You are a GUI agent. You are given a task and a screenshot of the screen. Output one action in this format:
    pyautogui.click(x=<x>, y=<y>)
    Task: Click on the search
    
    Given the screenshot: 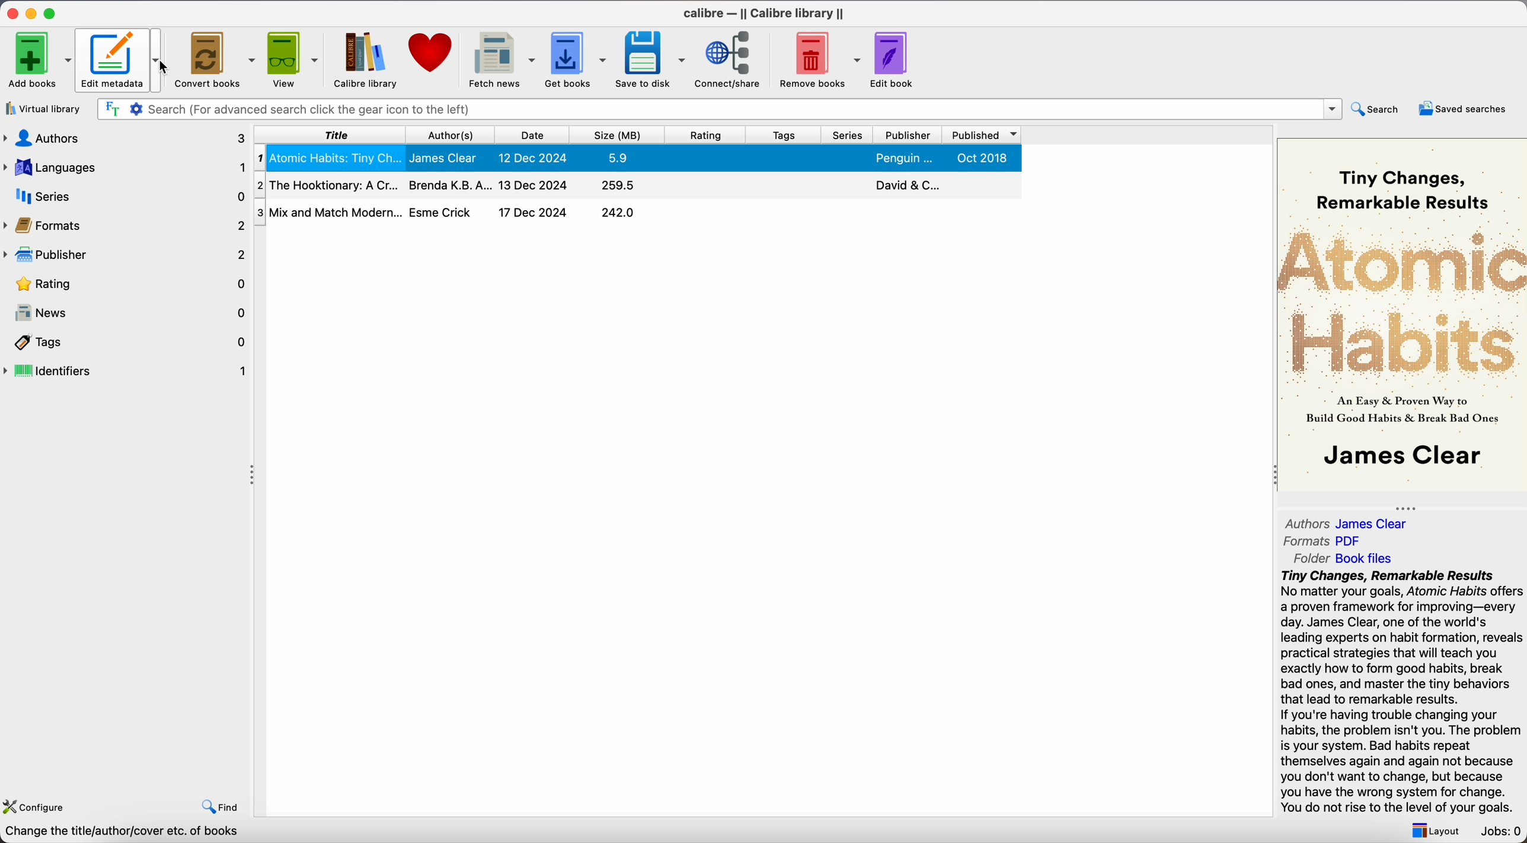 What is the action you would take?
    pyautogui.click(x=1379, y=108)
    